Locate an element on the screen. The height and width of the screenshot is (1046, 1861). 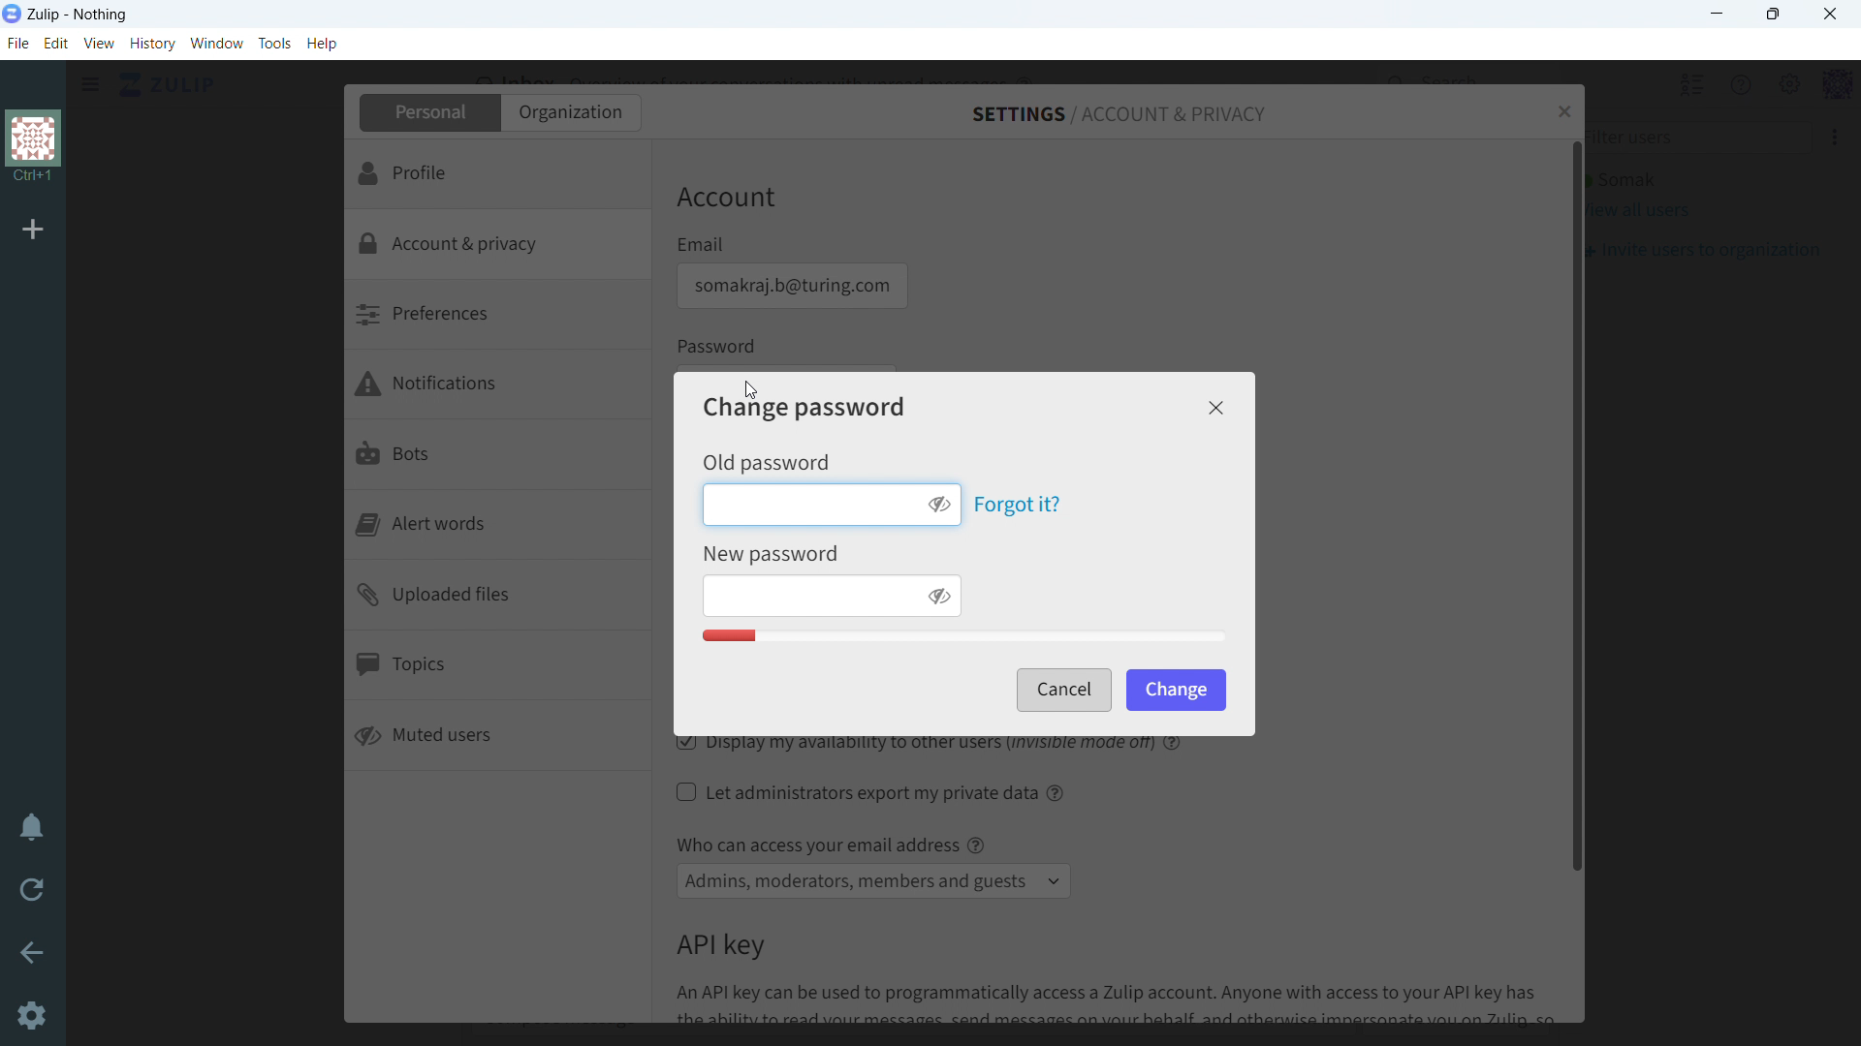
personal is located at coordinates (427, 112).